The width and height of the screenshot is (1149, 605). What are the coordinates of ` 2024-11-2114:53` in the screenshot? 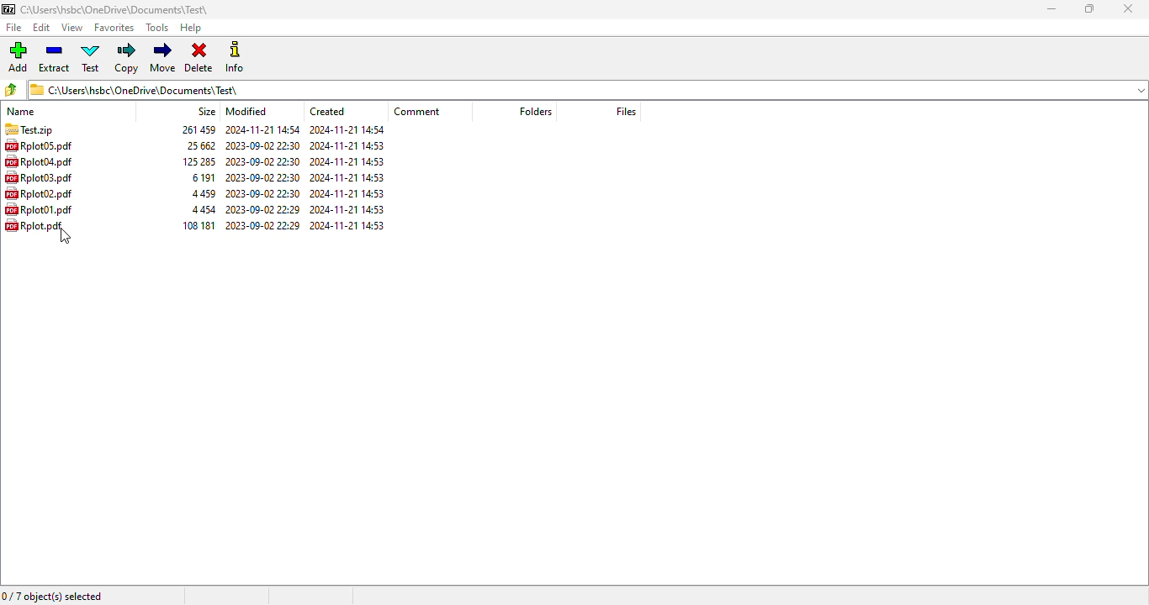 It's located at (347, 195).